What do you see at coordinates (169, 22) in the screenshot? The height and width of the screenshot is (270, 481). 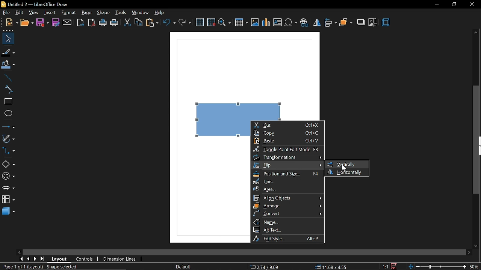 I see `undo` at bounding box center [169, 22].